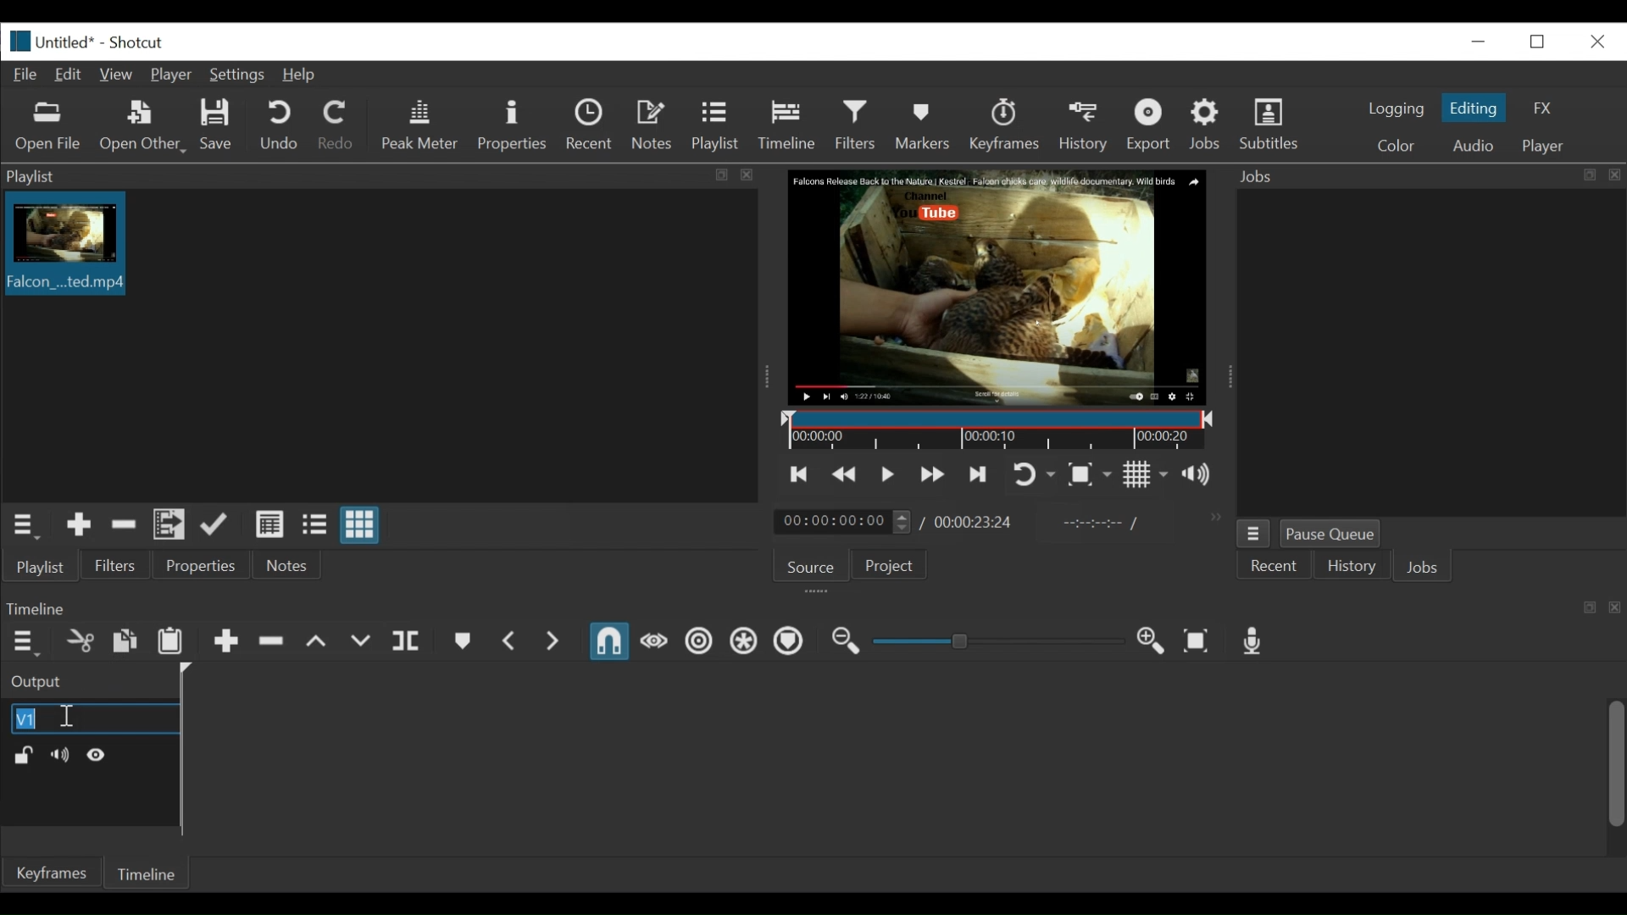 The height and width of the screenshot is (915, 1627). What do you see at coordinates (1274, 567) in the screenshot?
I see `Recent` at bounding box center [1274, 567].